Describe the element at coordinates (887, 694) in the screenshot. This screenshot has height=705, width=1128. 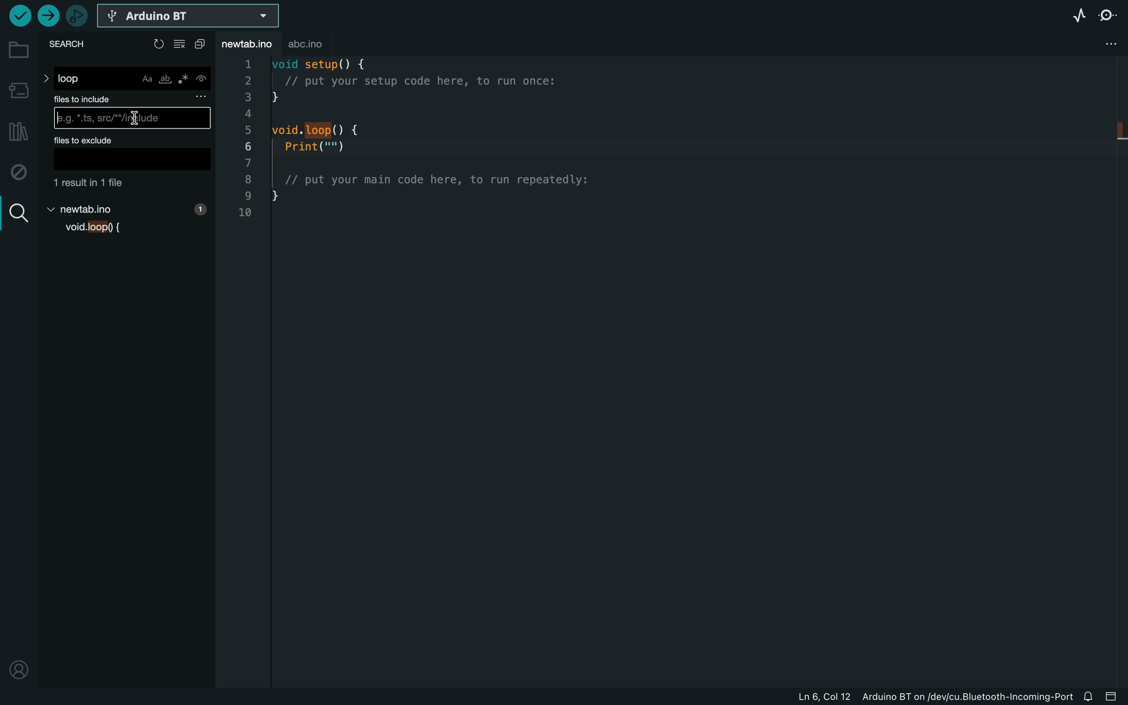
I see `file information` at that location.